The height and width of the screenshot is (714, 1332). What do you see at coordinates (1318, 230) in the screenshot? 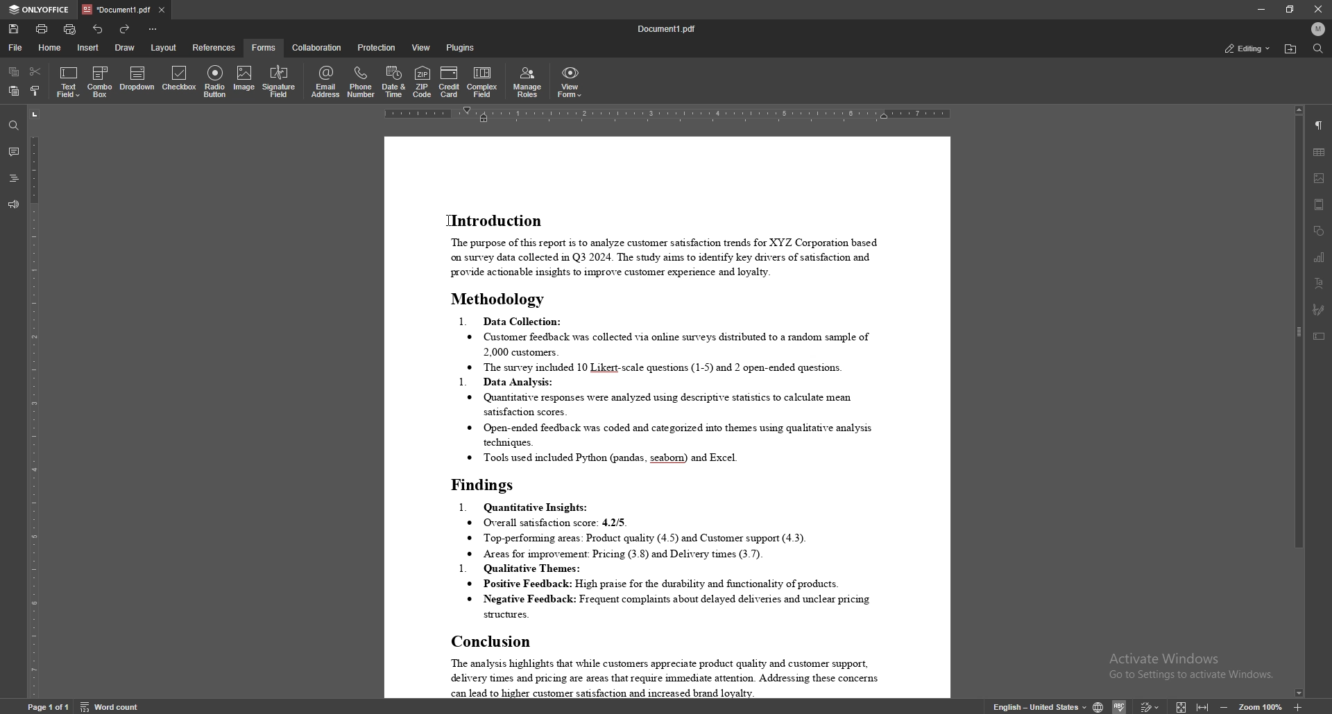
I see `shapes` at bounding box center [1318, 230].